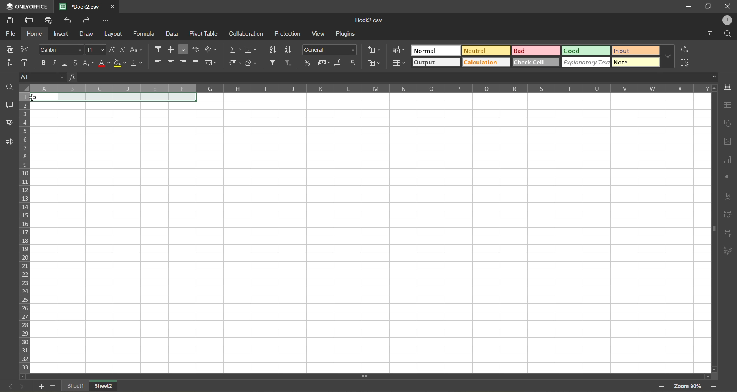  Describe the element at coordinates (175, 34) in the screenshot. I see `data` at that location.